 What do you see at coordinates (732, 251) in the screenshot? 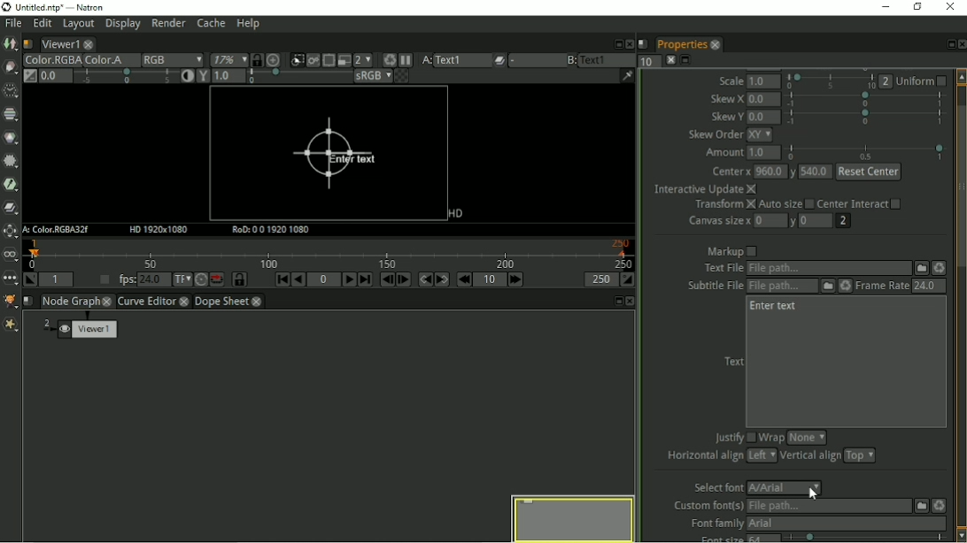
I see `Markup` at bounding box center [732, 251].